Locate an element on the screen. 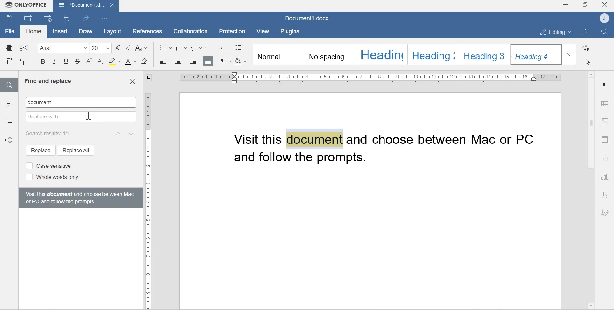  Scroll down is located at coordinates (591, 305).